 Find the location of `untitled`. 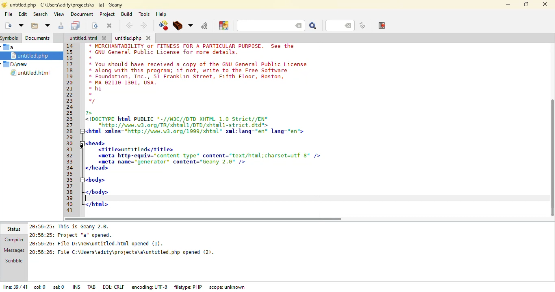

untitled is located at coordinates (82, 38).